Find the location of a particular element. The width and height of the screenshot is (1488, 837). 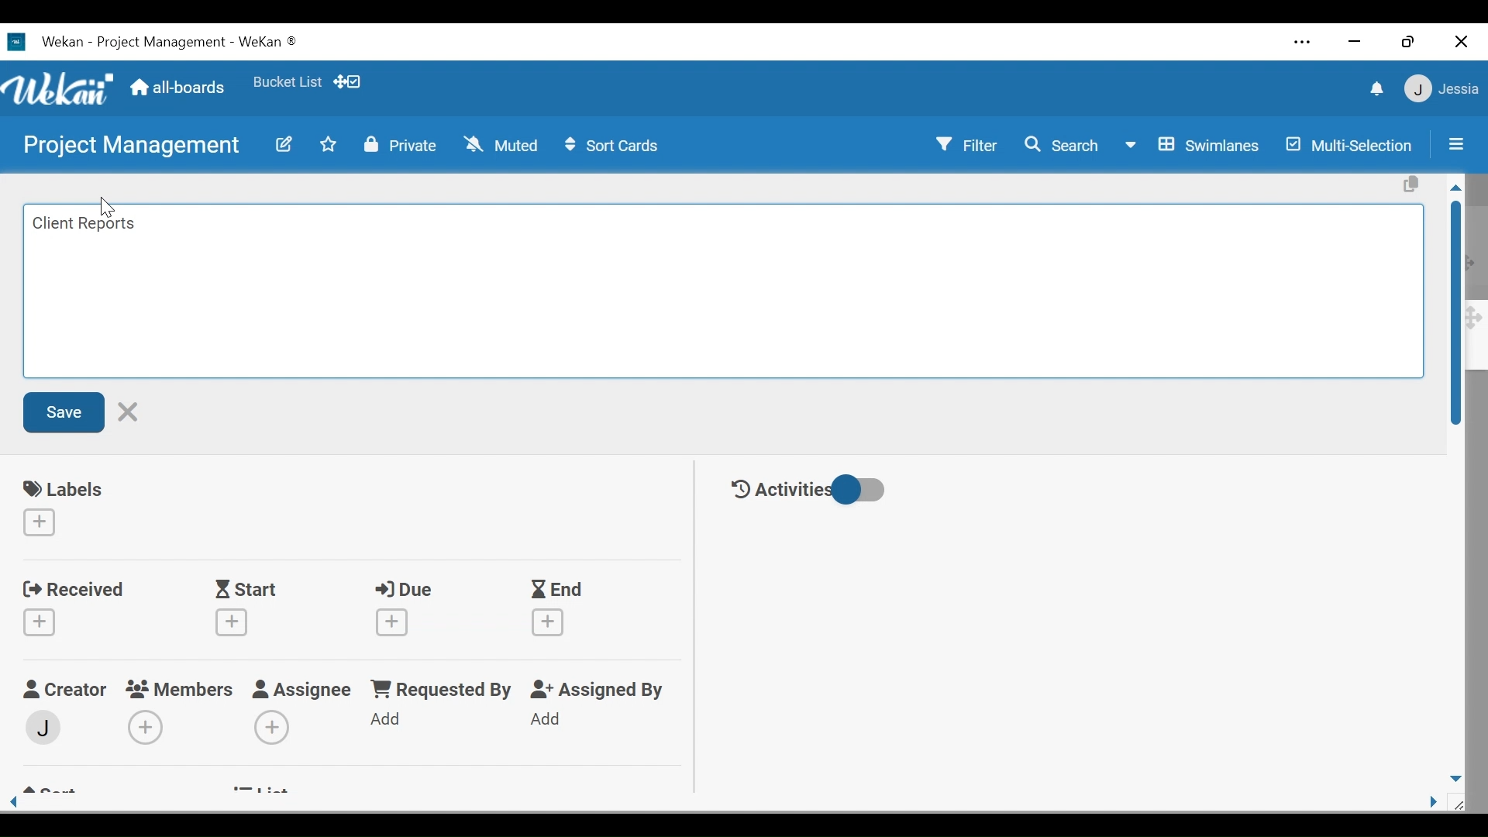

Cancel is located at coordinates (128, 412).